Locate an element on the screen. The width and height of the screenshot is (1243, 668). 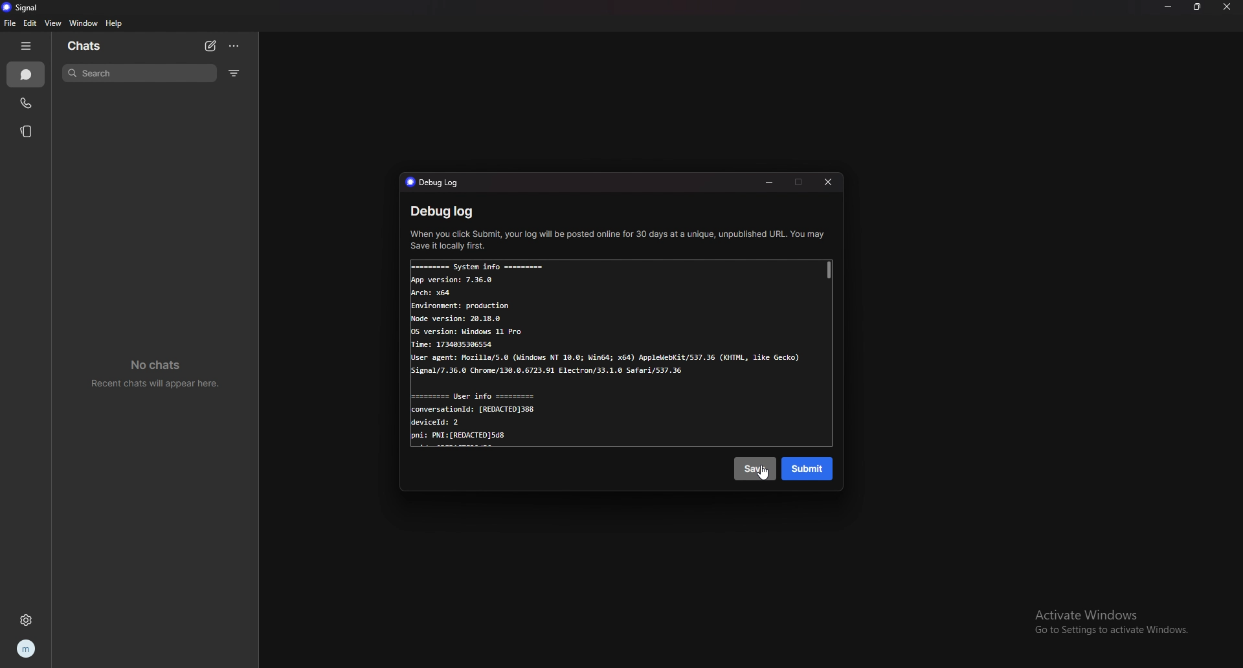
view is located at coordinates (52, 24).